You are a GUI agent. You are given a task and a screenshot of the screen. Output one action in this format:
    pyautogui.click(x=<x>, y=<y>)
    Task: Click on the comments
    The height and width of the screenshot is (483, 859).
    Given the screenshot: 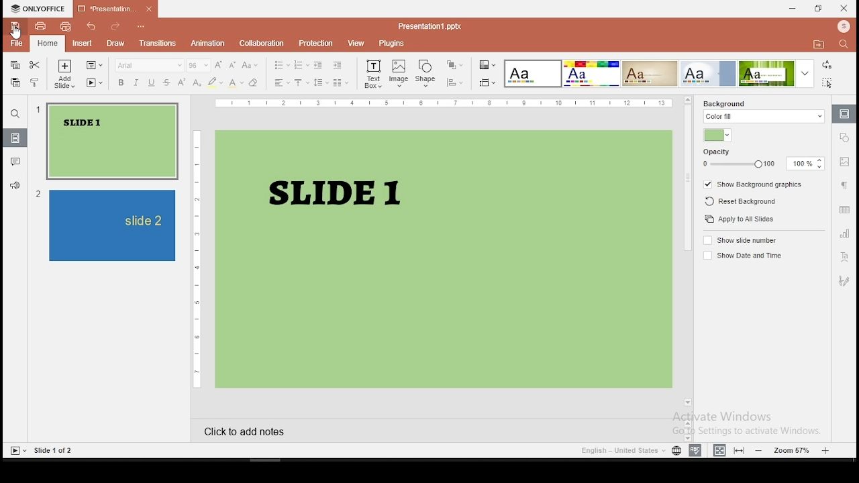 What is the action you would take?
    pyautogui.click(x=15, y=162)
    